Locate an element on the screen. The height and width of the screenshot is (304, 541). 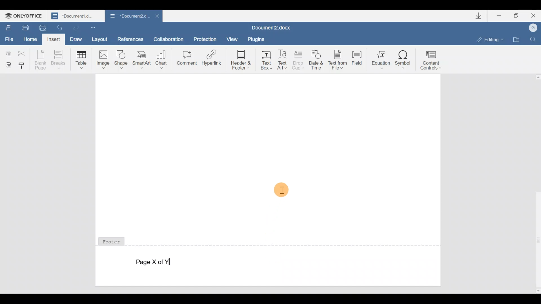
Document1.d.. is located at coordinates (76, 16).